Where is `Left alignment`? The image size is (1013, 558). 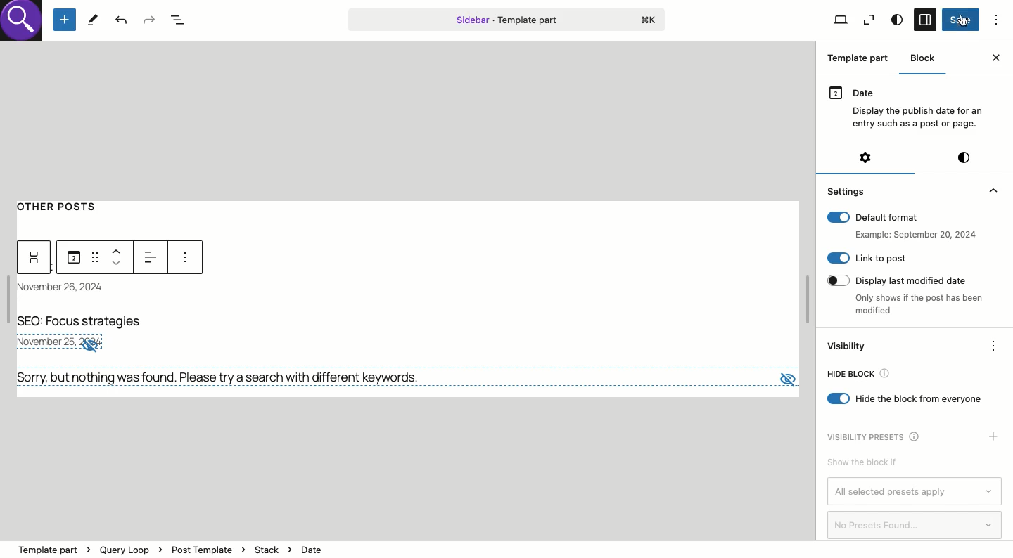
Left alignment is located at coordinates (153, 255).